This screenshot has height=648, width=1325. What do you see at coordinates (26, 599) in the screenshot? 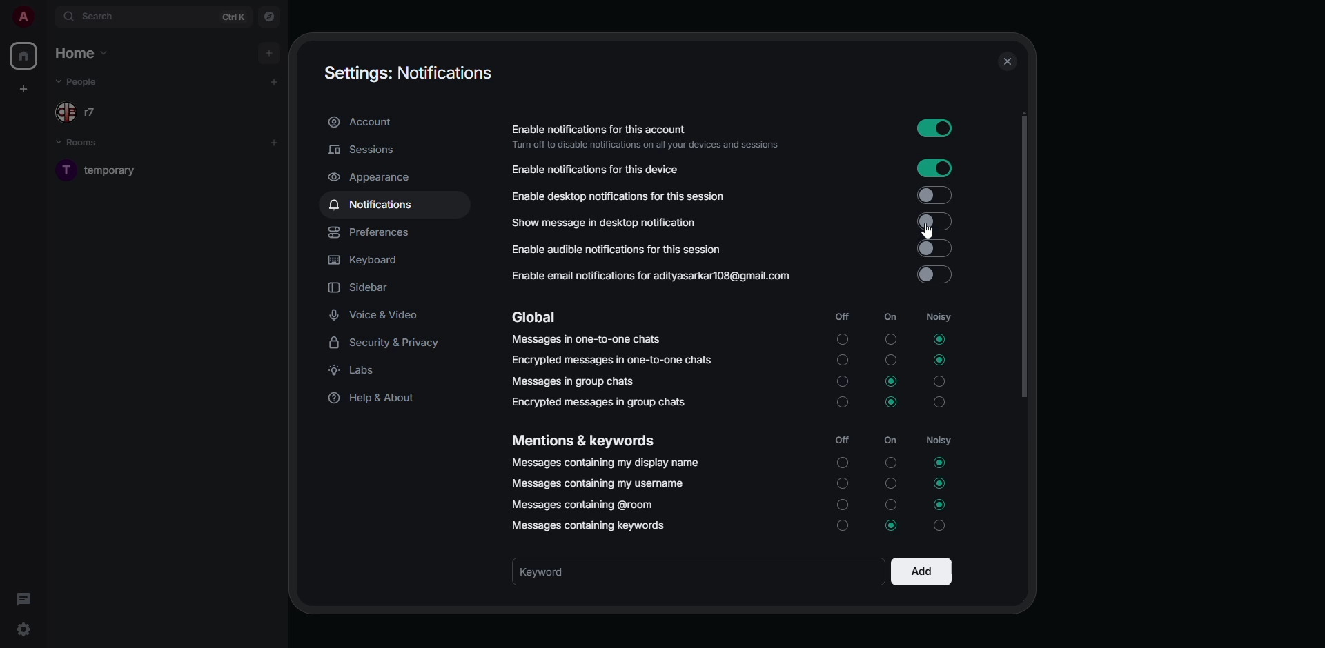
I see `threads` at bounding box center [26, 599].